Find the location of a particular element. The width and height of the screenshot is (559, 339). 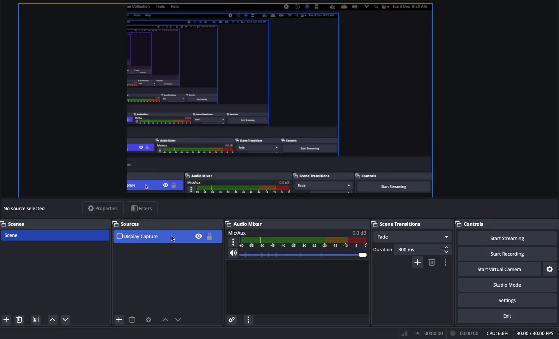

CPU is located at coordinates (497, 334).